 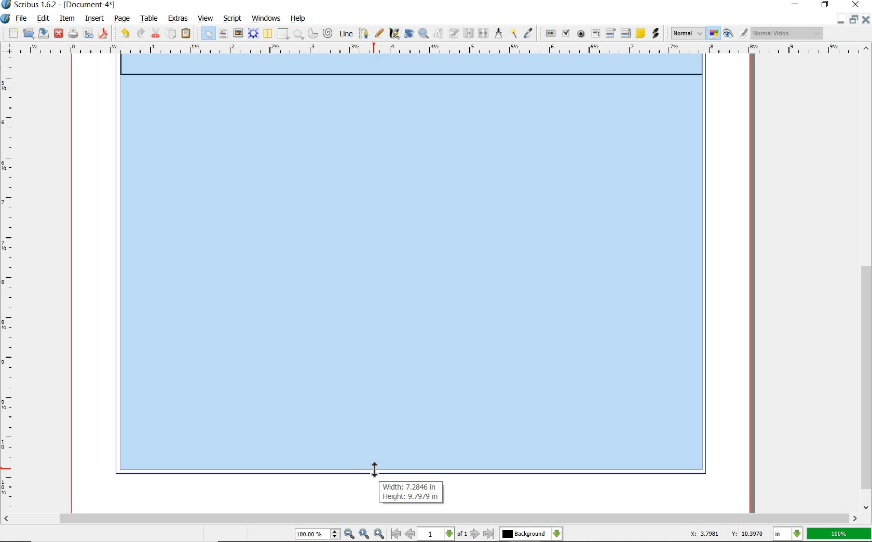 I want to click on close, so click(x=59, y=34).